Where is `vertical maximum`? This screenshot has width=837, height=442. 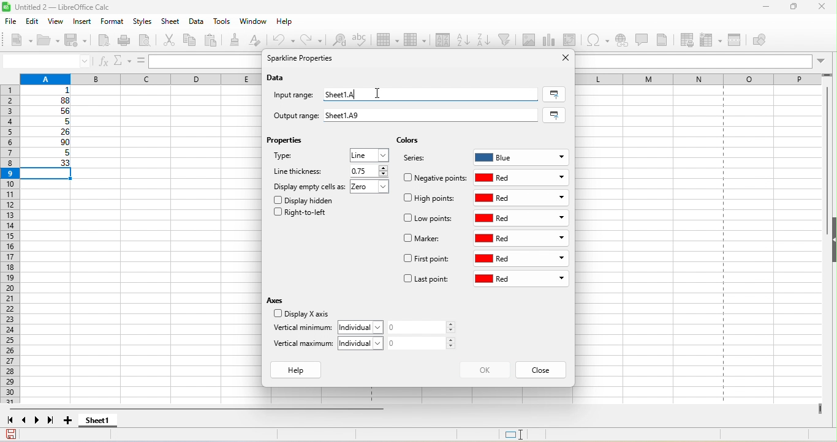
vertical maximum is located at coordinates (304, 346).